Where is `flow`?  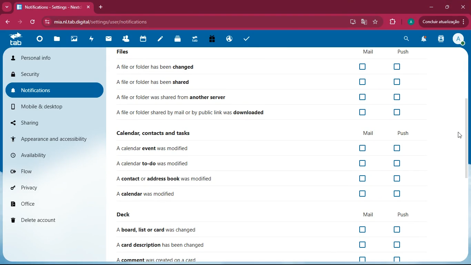 flow is located at coordinates (49, 171).